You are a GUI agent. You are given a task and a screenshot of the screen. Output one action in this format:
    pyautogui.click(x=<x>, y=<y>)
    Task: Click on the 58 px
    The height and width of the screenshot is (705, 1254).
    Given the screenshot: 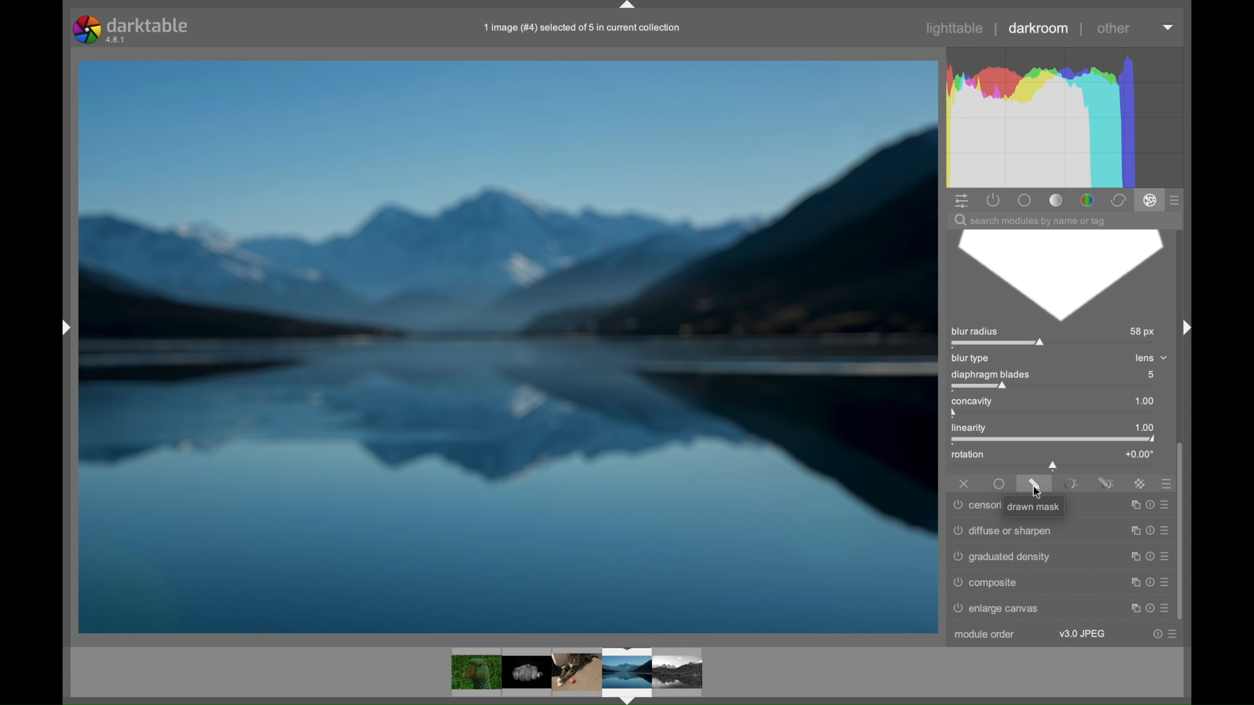 What is the action you would take?
    pyautogui.click(x=1143, y=332)
    